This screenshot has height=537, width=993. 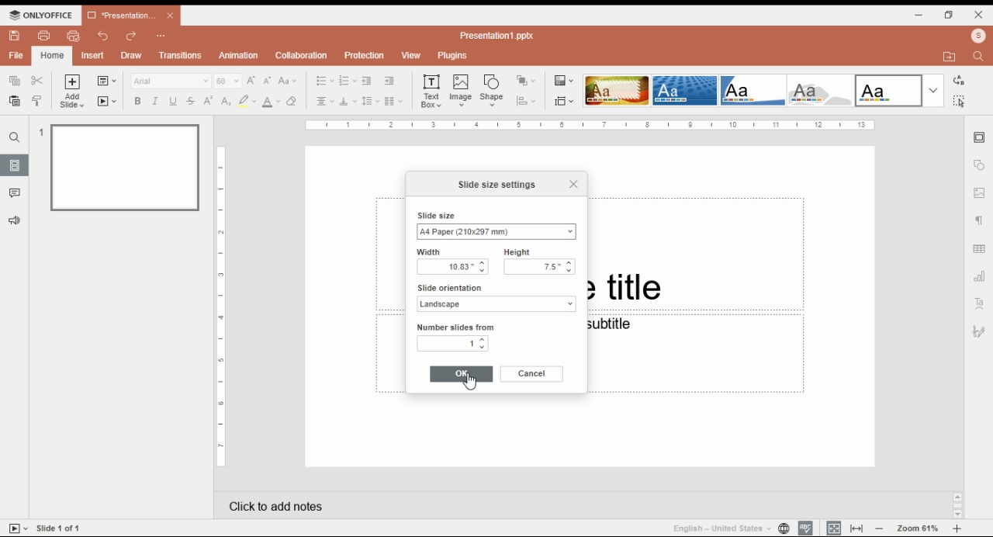 I want to click on erase, so click(x=292, y=102).